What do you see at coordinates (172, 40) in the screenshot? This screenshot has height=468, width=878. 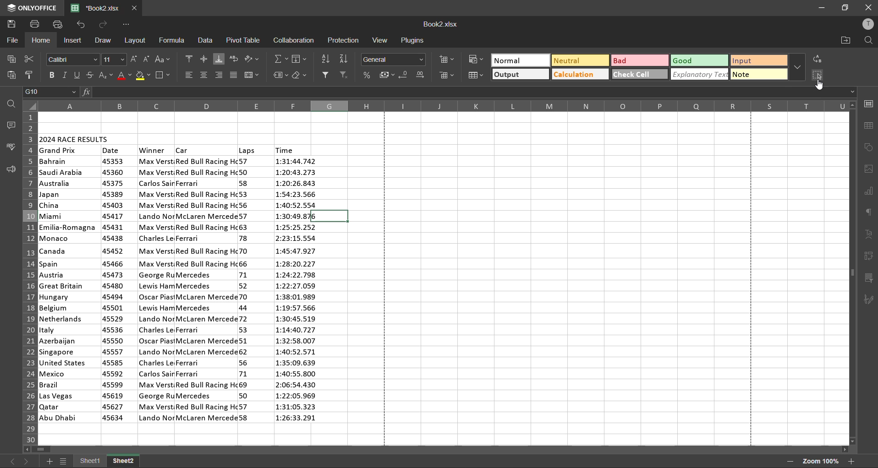 I see `formula` at bounding box center [172, 40].